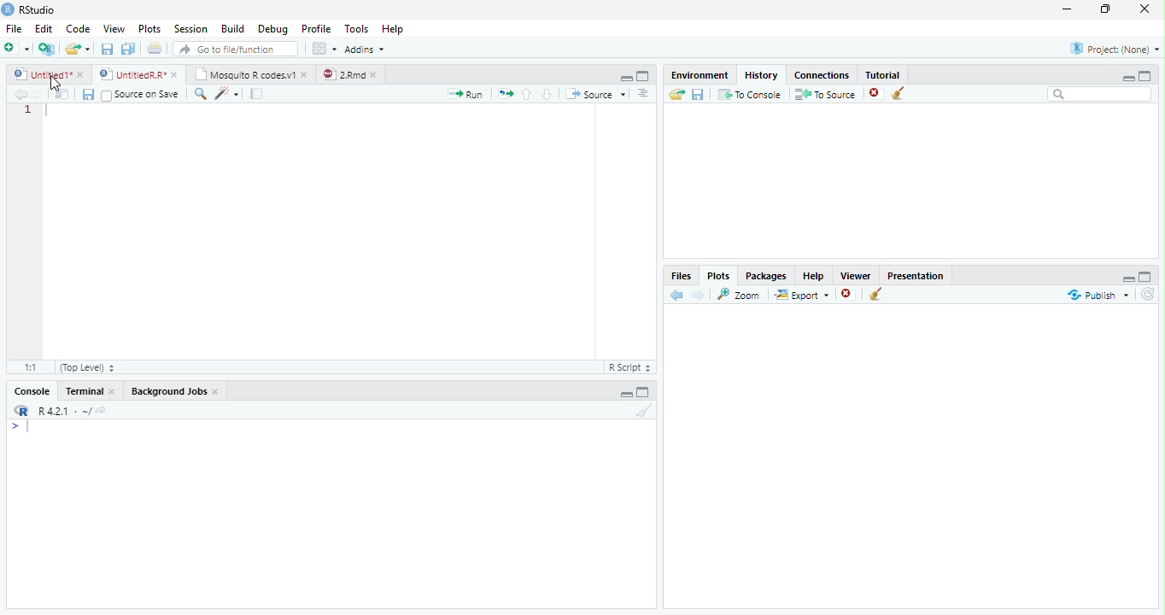 This screenshot has width=1165, height=615. Describe the element at coordinates (1111, 50) in the screenshot. I see `Project: (None)` at that location.